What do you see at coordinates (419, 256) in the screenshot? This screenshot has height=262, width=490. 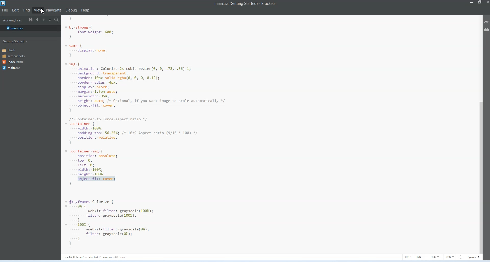 I see `INS` at bounding box center [419, 256].